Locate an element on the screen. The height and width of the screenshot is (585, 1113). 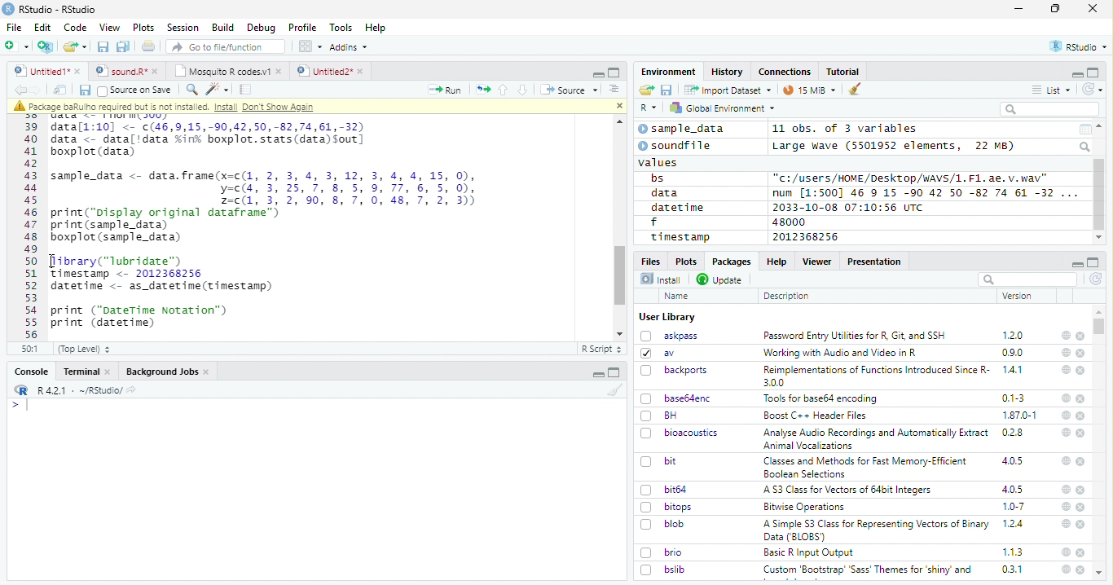
clear workspace is located at coordinates (612, 389).